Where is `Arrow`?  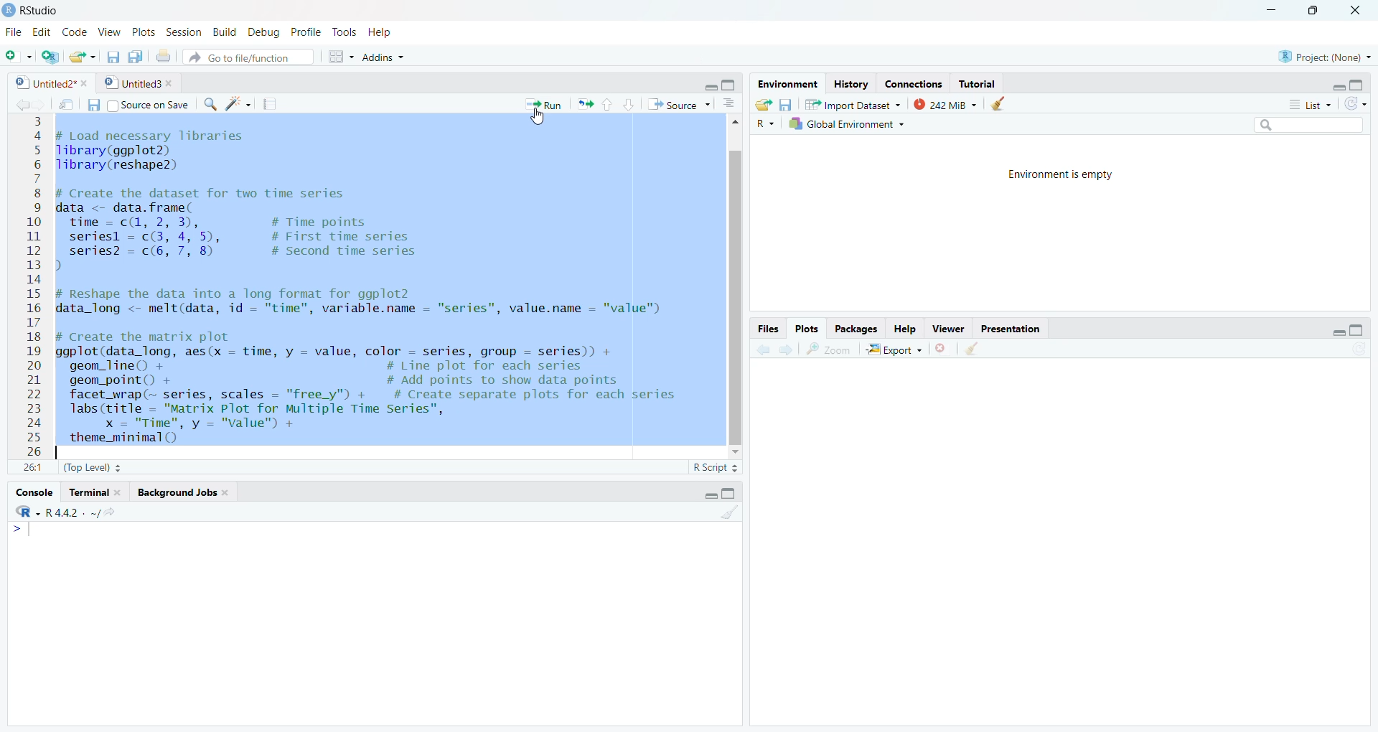
Arrow is located at coordinates (19, 530).